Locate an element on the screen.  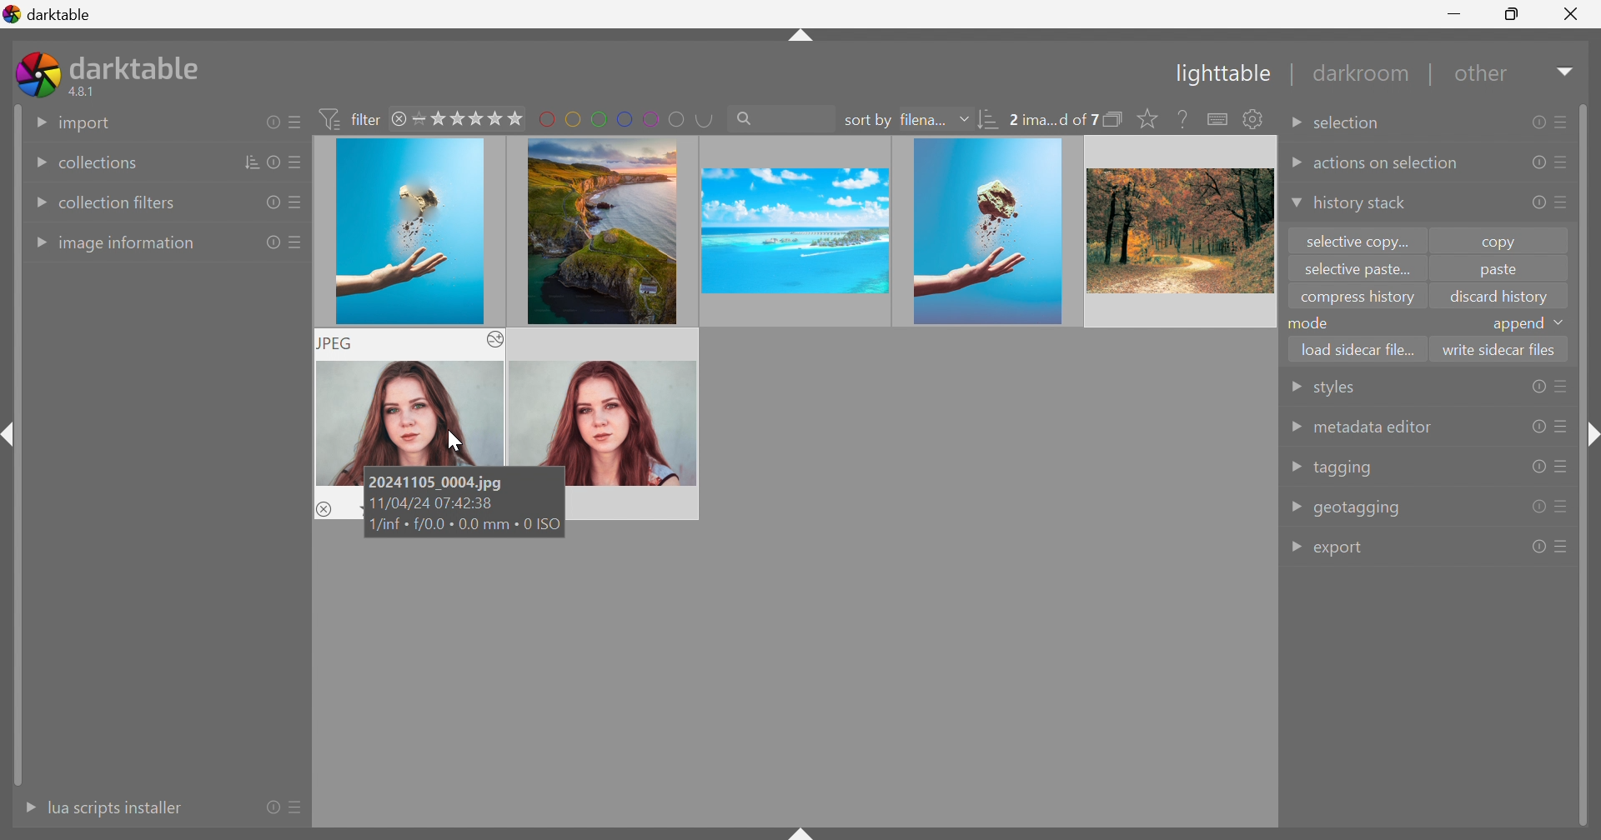
darkroom is located at coordinates (1364, 74).